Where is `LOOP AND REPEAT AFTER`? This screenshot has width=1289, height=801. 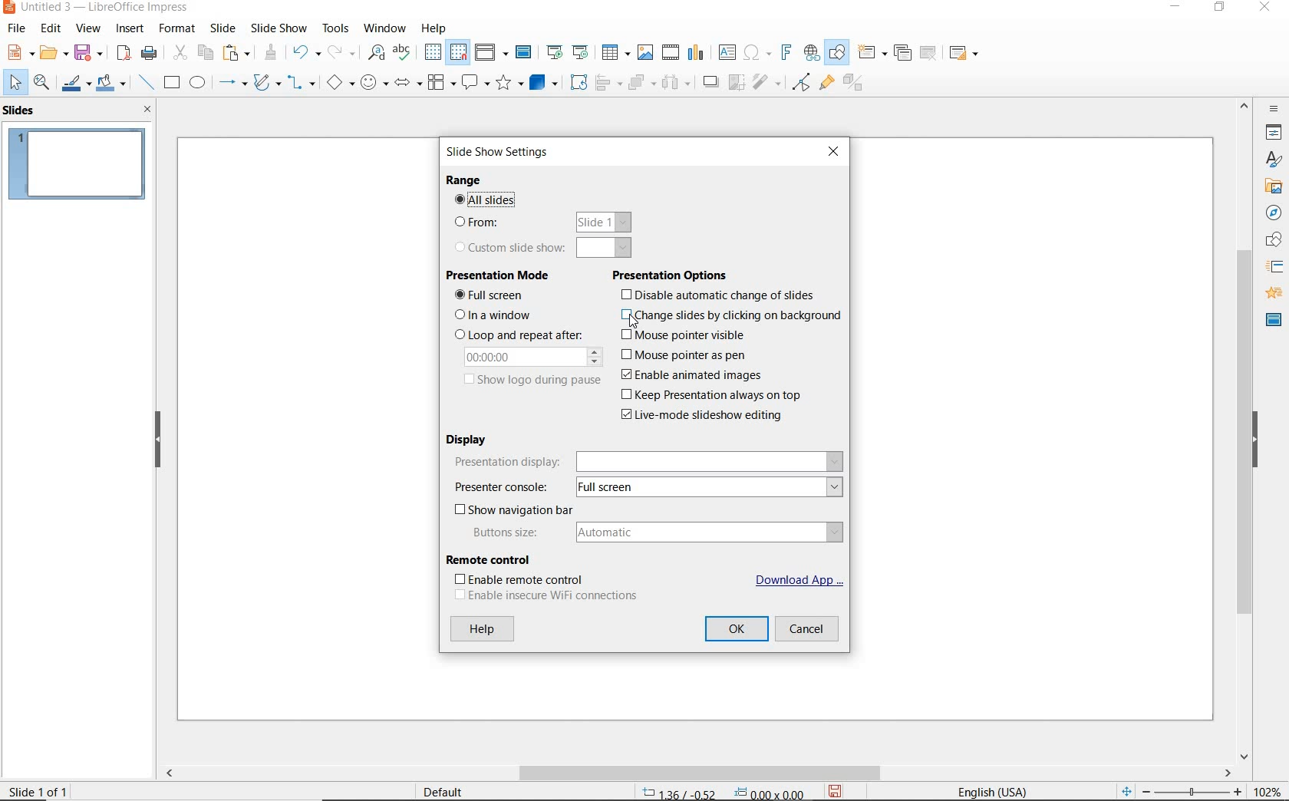
LOOP AND REPEAT AFTER is located at coordinates (514, 336).